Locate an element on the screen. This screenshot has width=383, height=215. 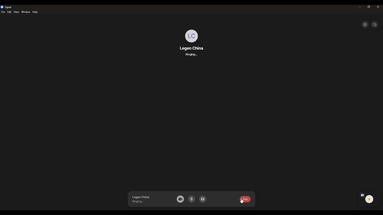
signal is located at coordinates (7, 7).